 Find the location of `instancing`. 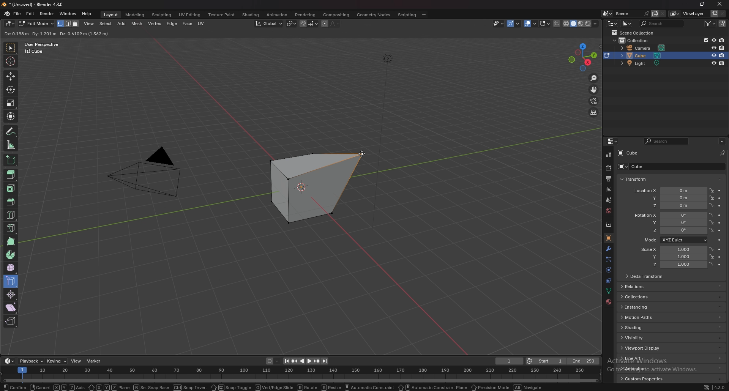

instancing is located at coordinates (641, 308).